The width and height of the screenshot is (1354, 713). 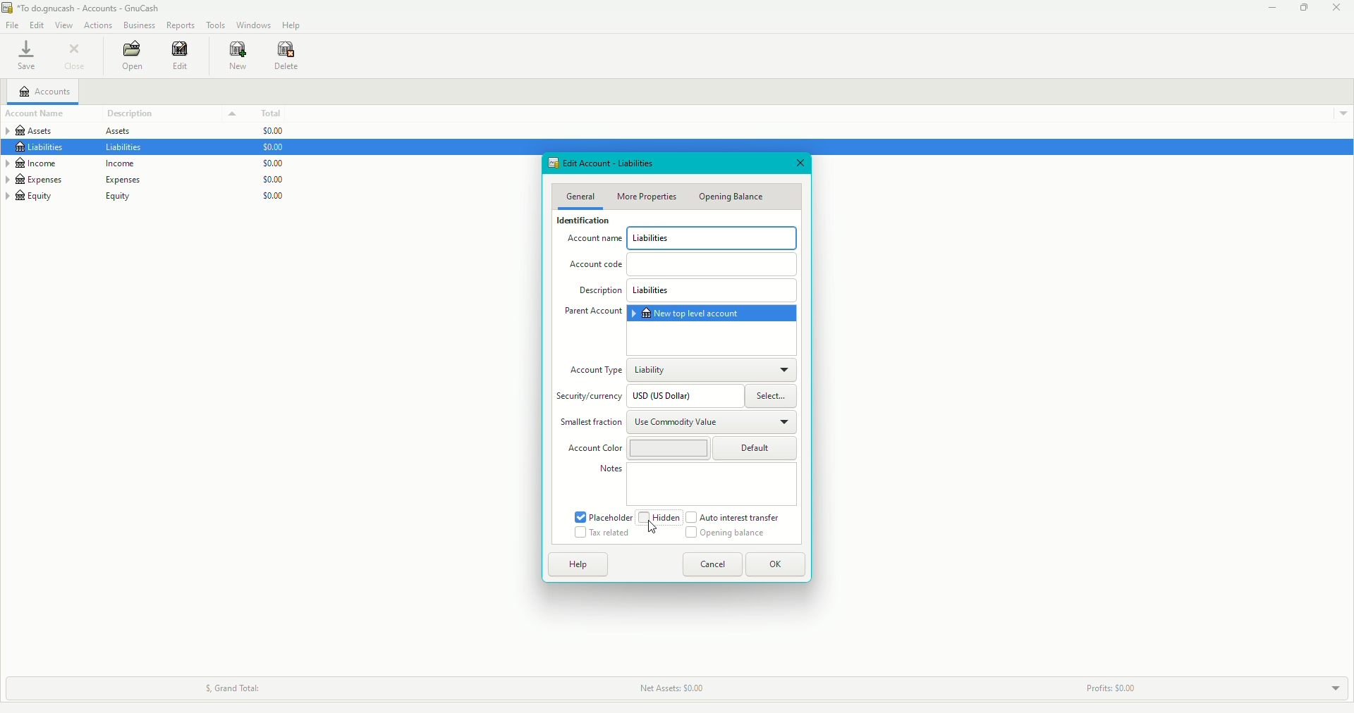 I want to click on Help, so click(x=578, y=565).